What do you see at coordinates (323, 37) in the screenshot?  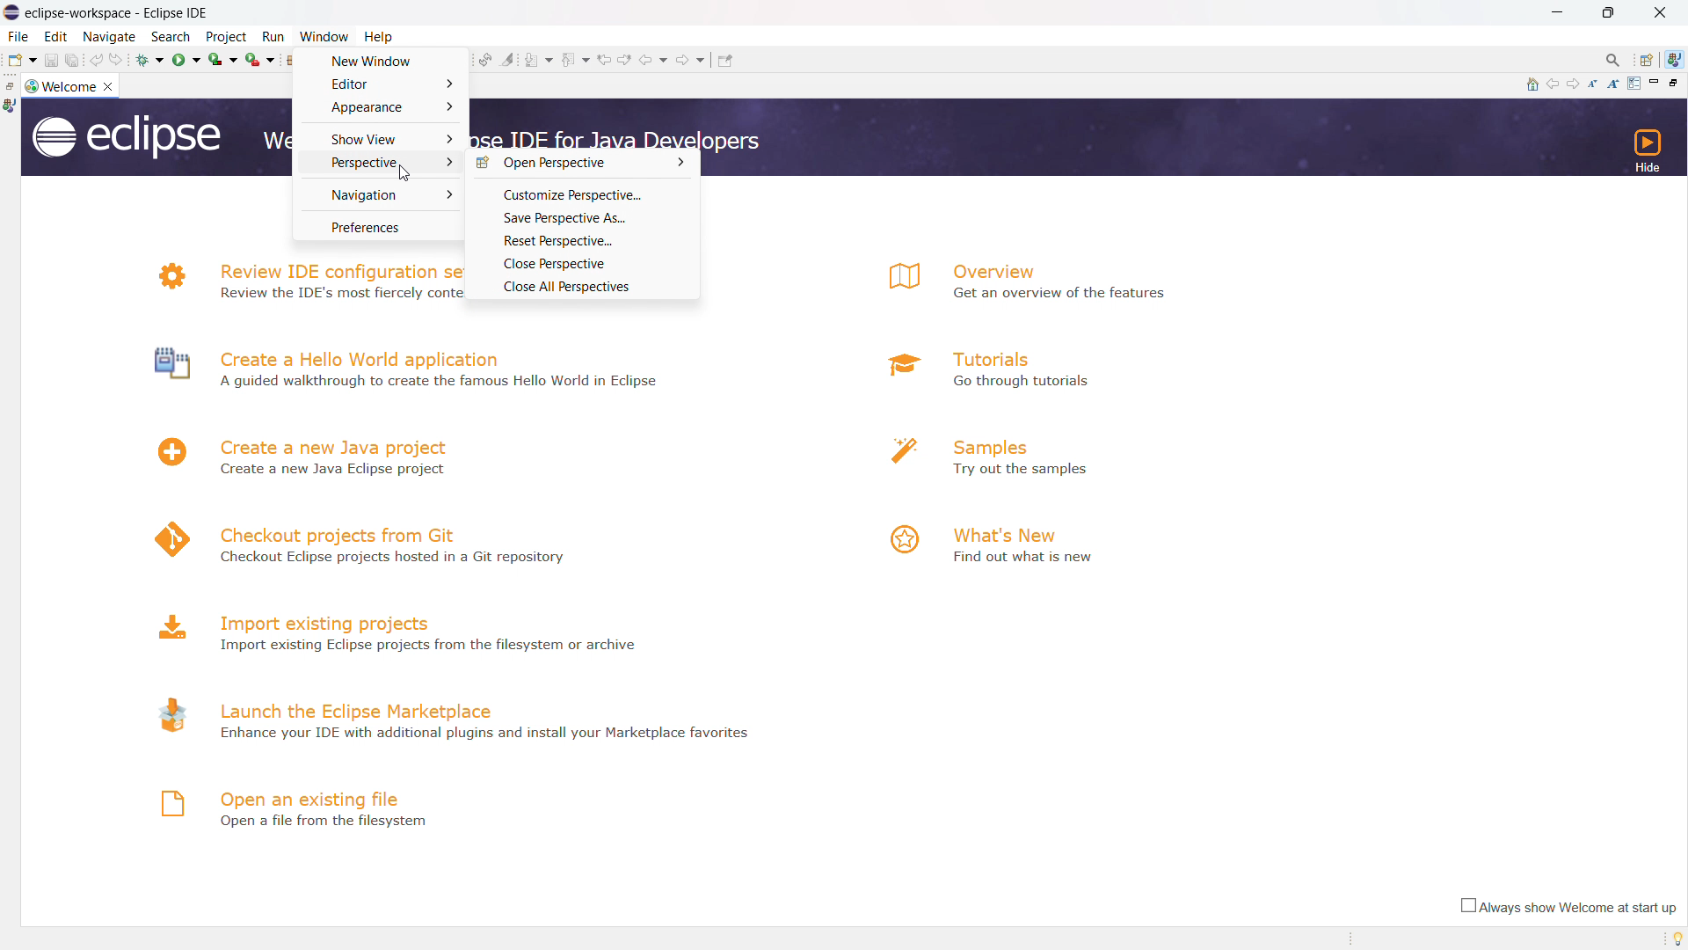 I see `window` at bounding box center [323, 37].